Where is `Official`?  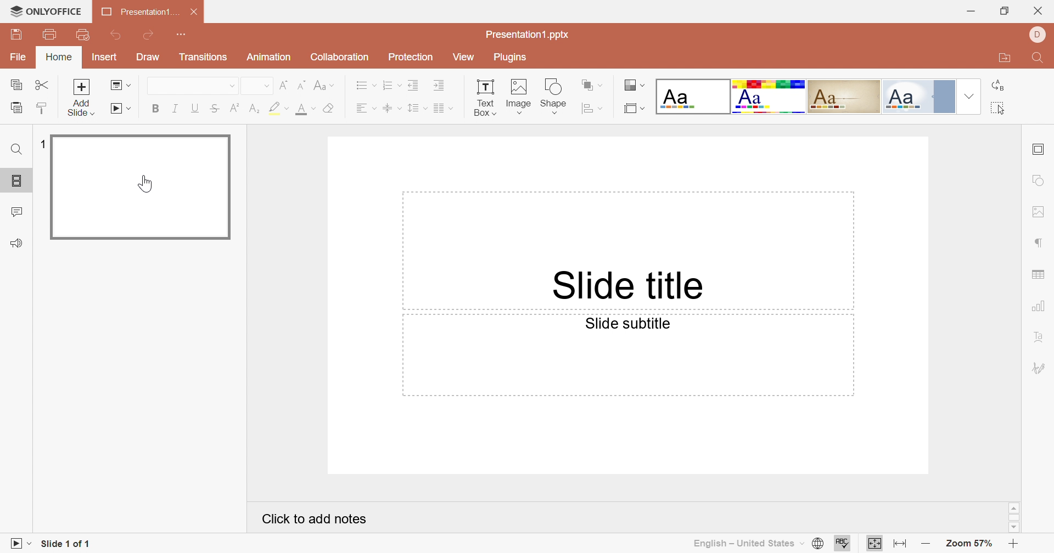
Official is located at coordinates (917, 97).